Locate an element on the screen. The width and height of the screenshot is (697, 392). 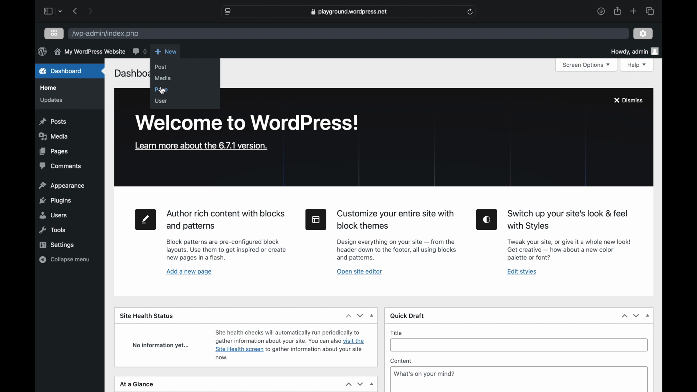
previous page is located at coordinates (76, 12).